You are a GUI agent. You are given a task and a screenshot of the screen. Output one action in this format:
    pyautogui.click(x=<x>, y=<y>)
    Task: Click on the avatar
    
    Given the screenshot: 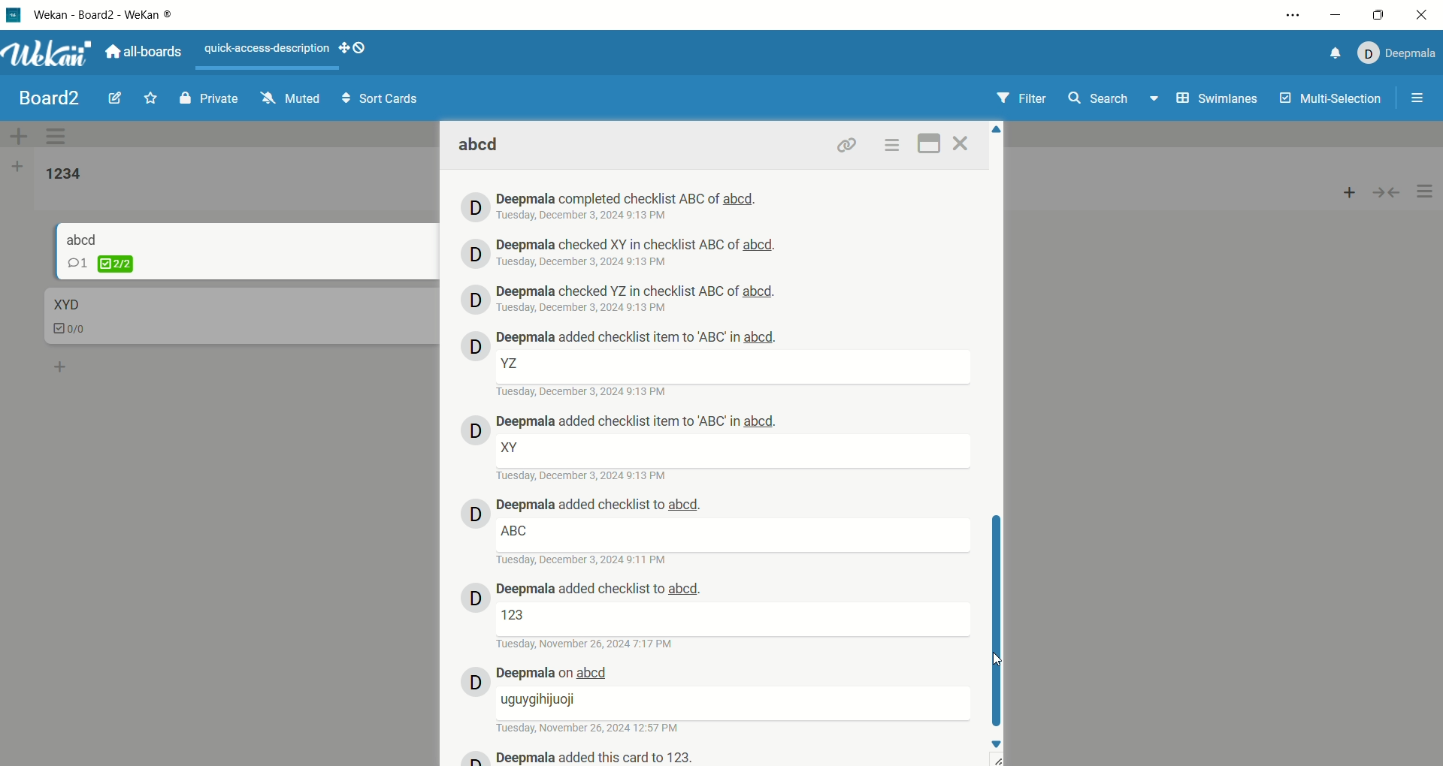 What is the action you would take?
    pyautogui.click(x=472, y=345)
    